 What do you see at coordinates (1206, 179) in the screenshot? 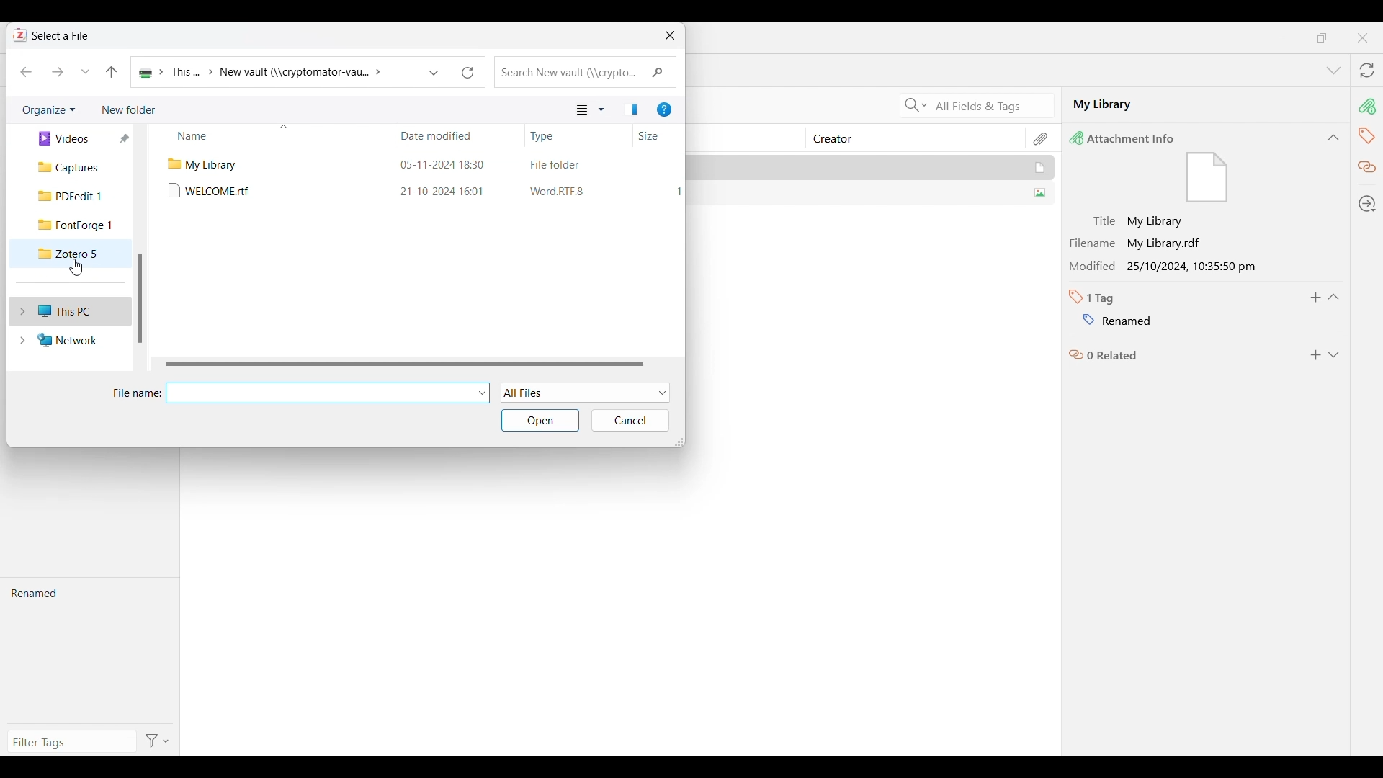
I see `file icon` at bounding box center [1206, 179].